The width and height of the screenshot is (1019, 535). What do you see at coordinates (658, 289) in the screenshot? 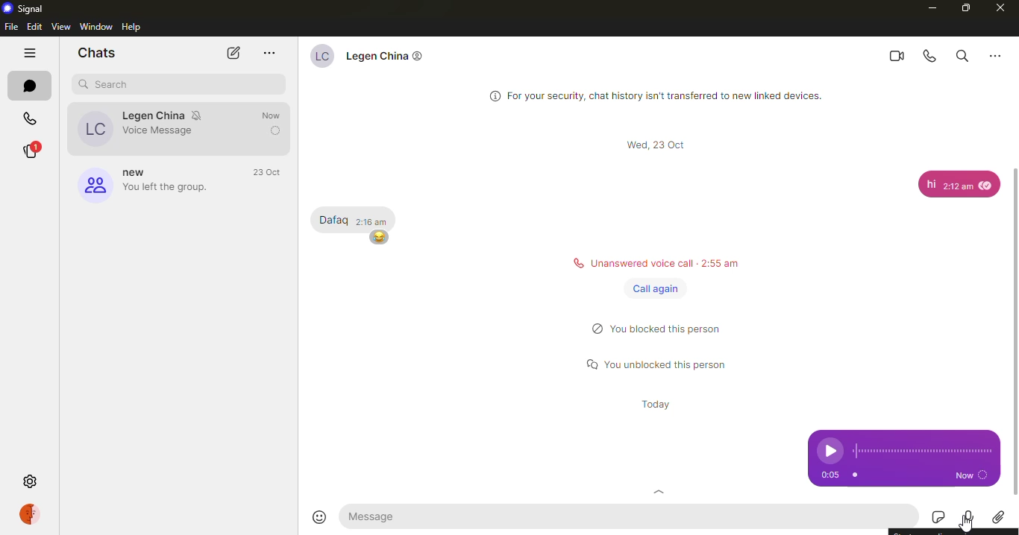
I see `call again` at bounding box center [658, 289].